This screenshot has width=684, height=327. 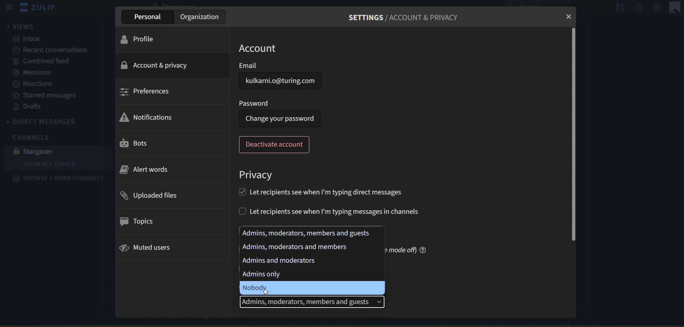 I want to click on nobody, so click(x=307, y=288).